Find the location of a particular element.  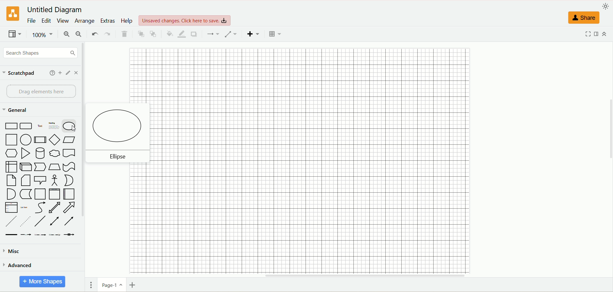

callout is located at coordinates (40, 180).